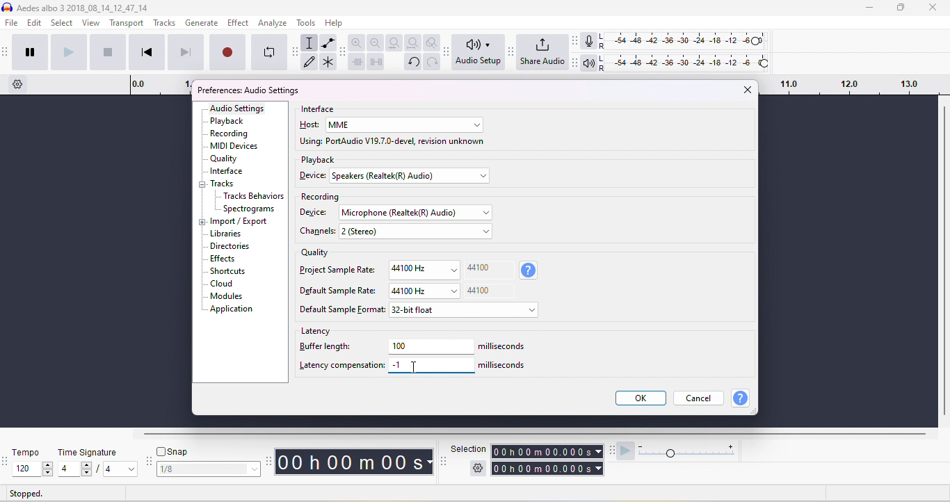  Describe the element at coordinates (598, 451) in the screenshot. I see `select time parameter` at that location.